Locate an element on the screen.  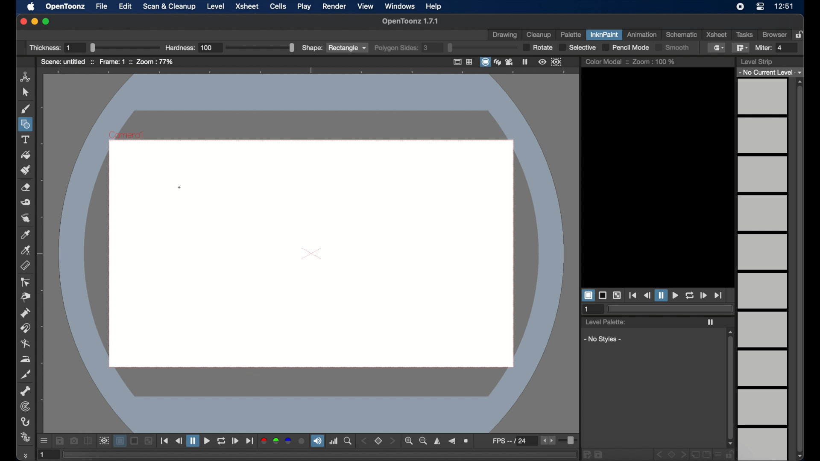
rotate is located at coordinates (538, 48).